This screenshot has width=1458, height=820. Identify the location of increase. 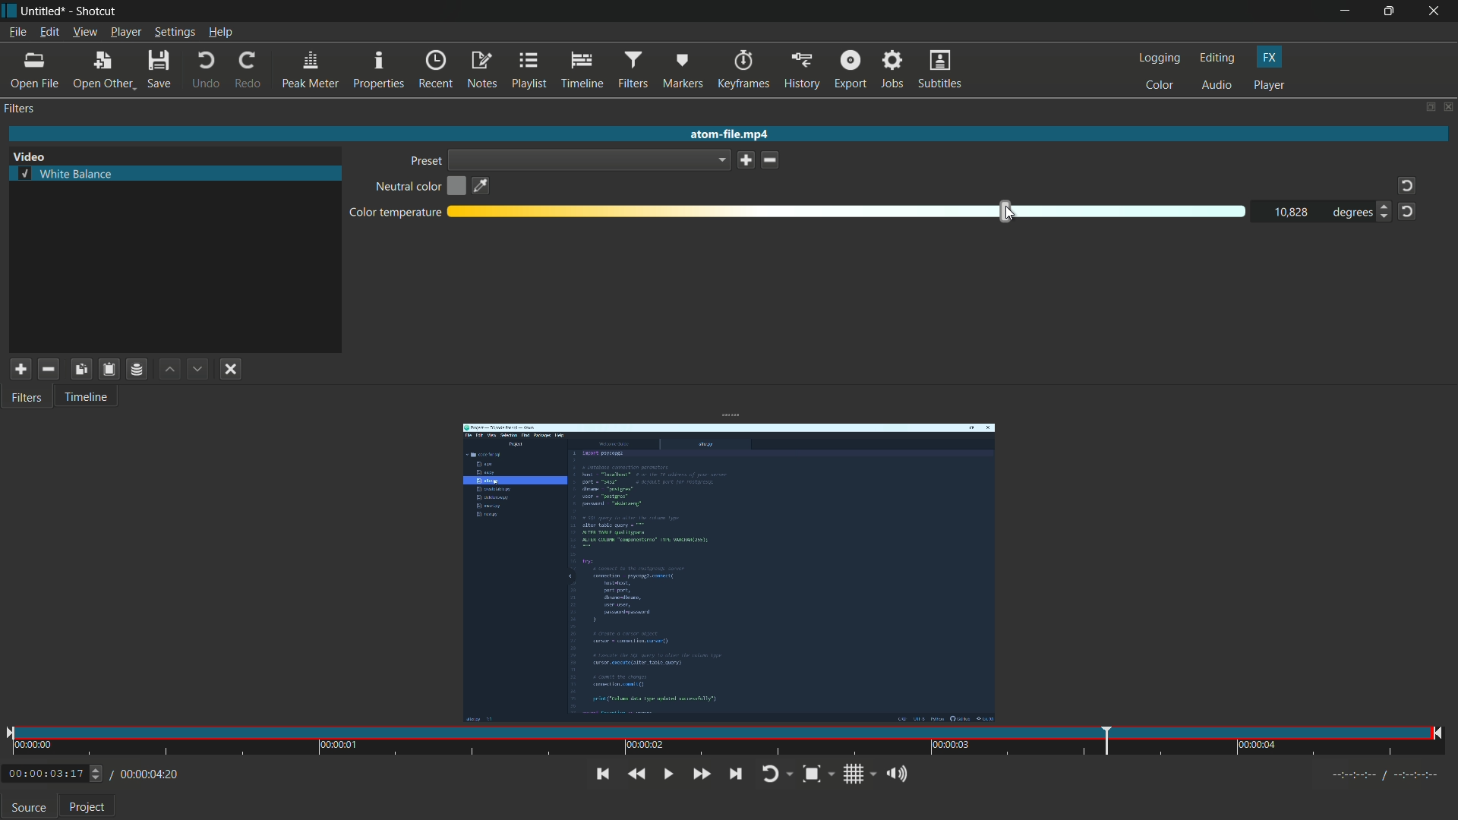
(1382, 207).